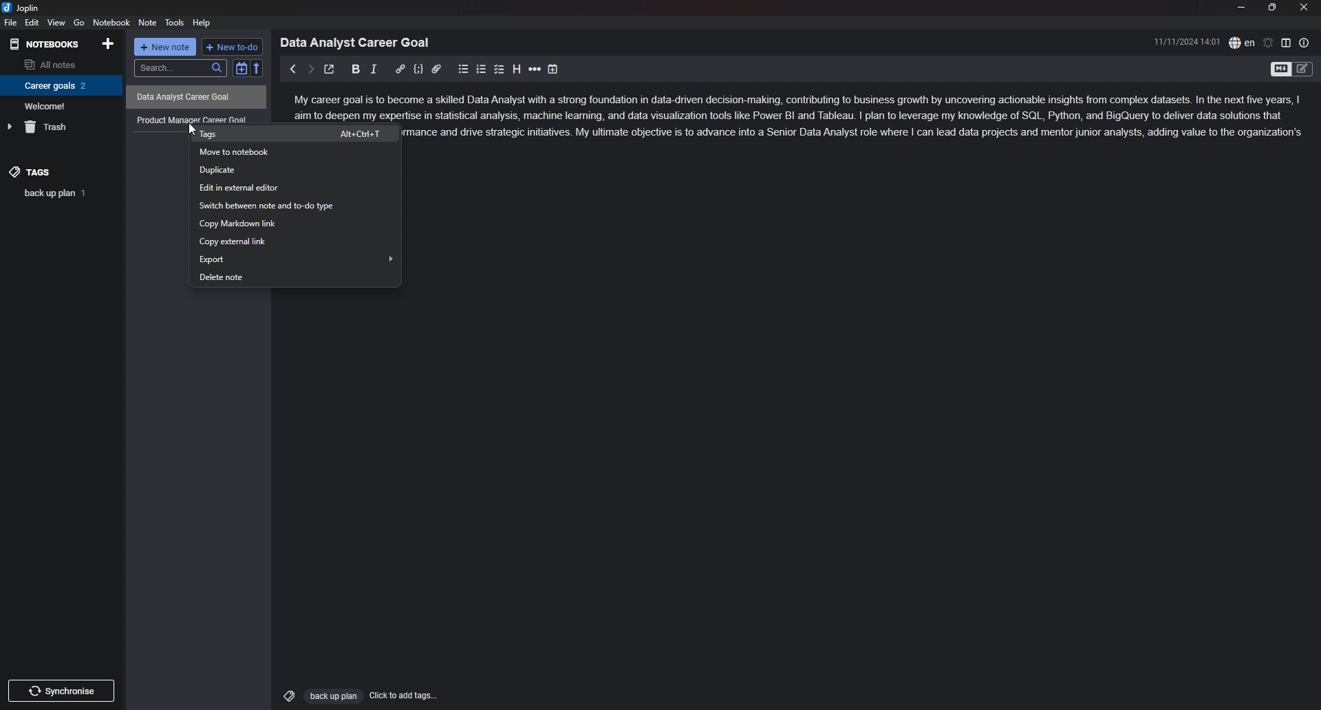 This screenshot has width=1321, height=710. I want to click on notebooks, so click(46, 45).